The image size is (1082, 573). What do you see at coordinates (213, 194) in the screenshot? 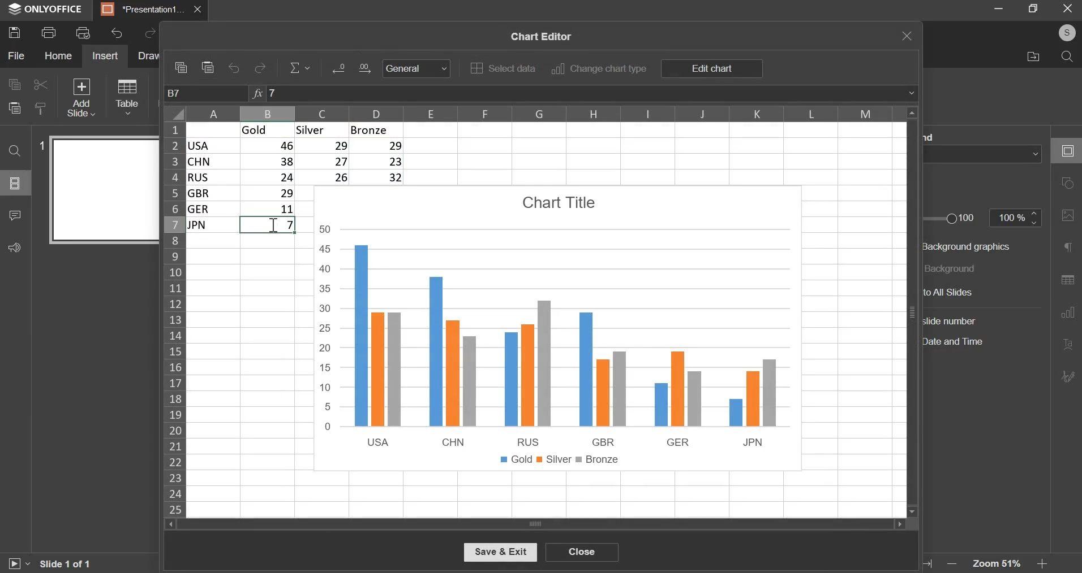
I see `gbr` at bounding box center [213, 194].